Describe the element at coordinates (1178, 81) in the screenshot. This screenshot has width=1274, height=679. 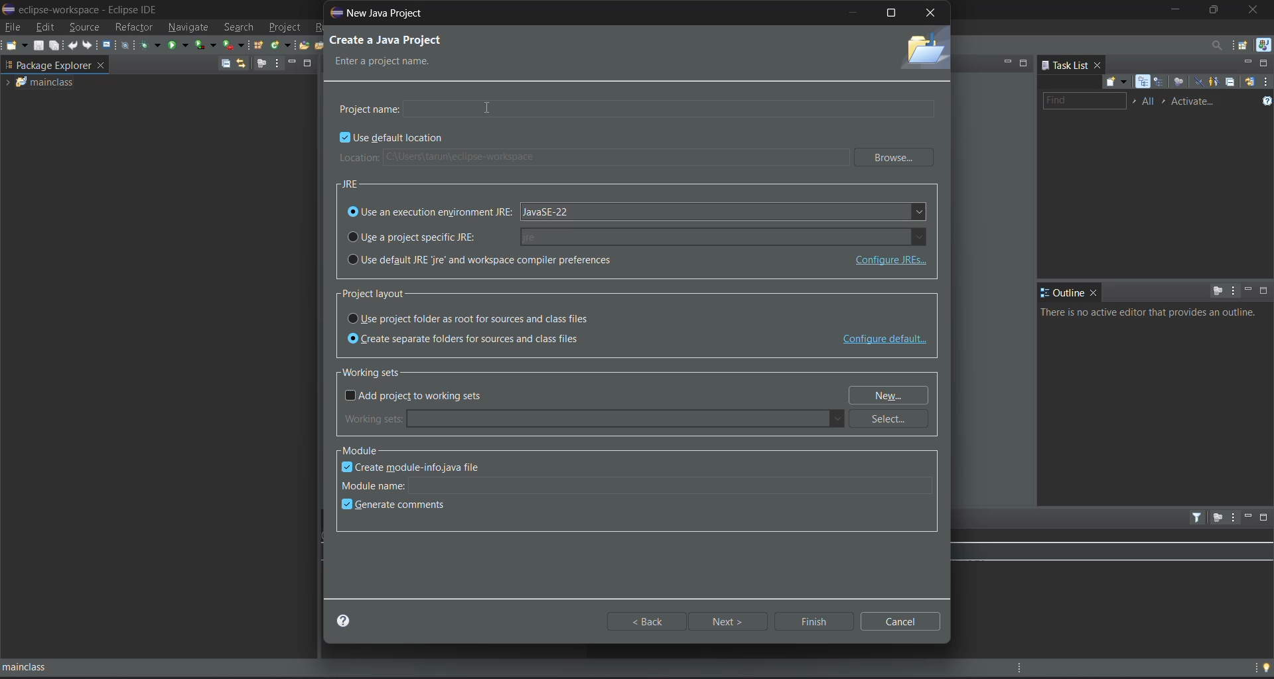
I see `focus on workweek` at that location.